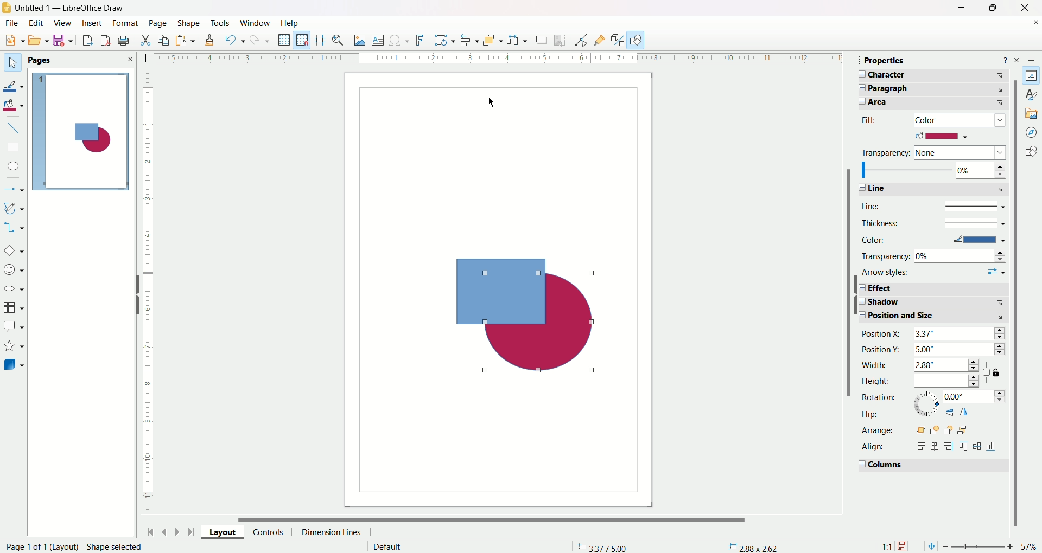  What do you see at coordinates (562, 40) in the screenshot?
I see `crop image` at bounding box center [562, 40].